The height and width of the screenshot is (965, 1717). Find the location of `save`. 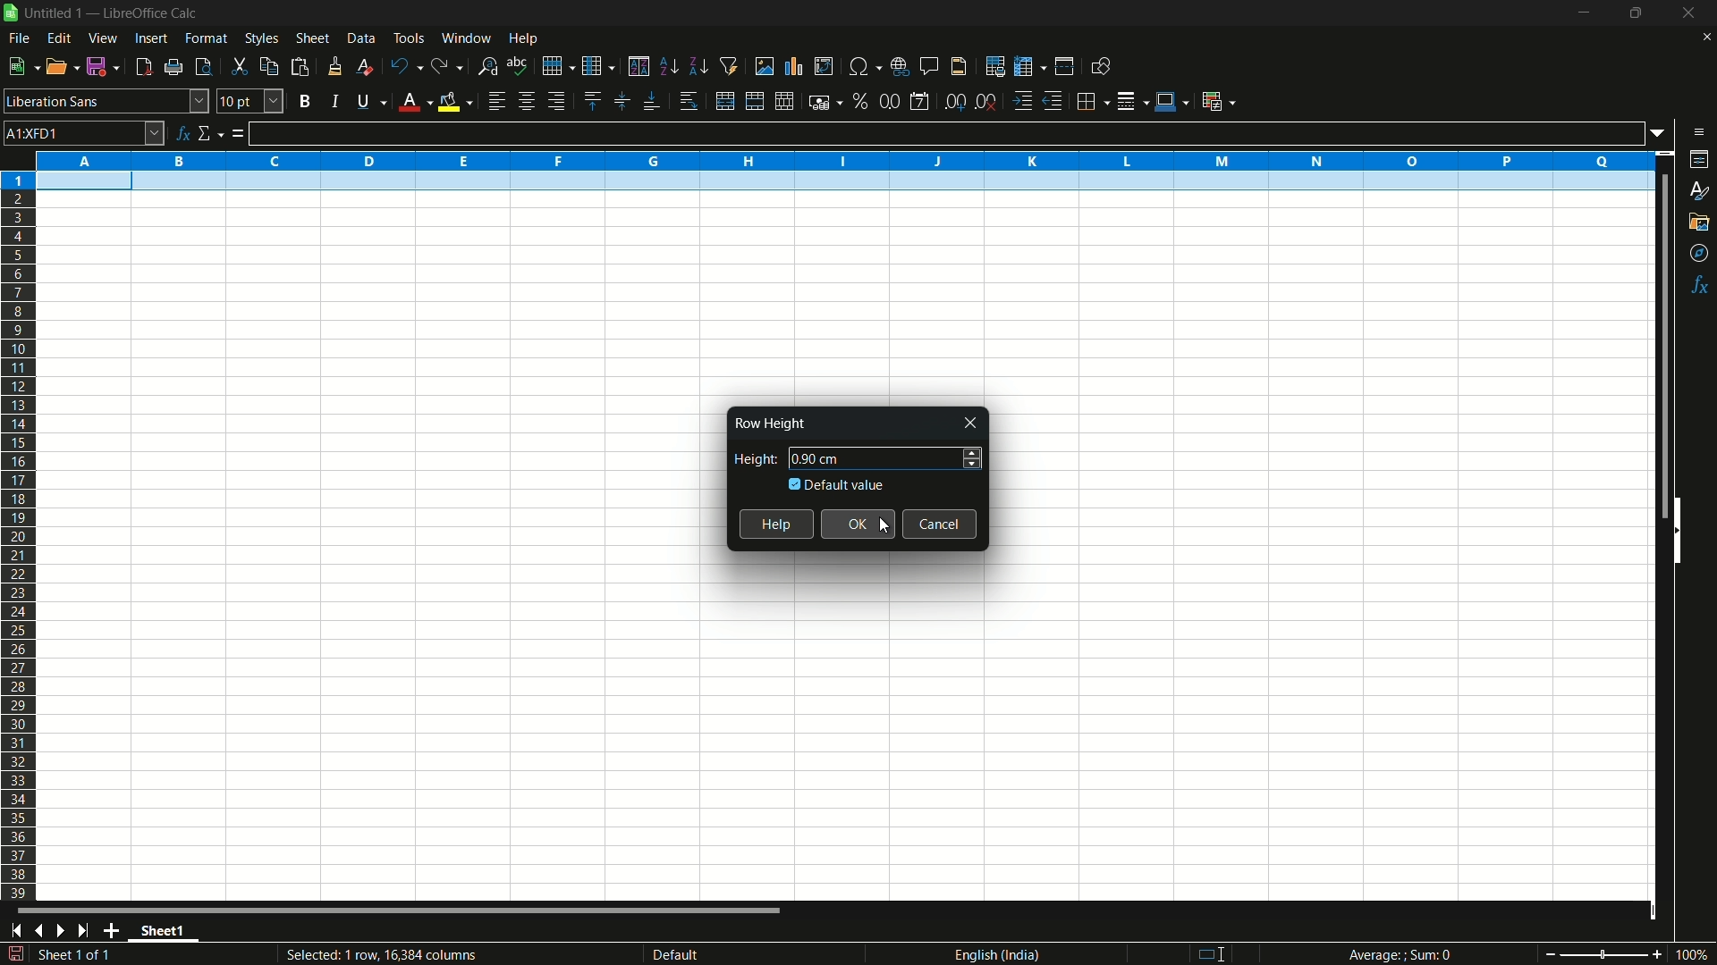

save is located at coordinates (105, 67).